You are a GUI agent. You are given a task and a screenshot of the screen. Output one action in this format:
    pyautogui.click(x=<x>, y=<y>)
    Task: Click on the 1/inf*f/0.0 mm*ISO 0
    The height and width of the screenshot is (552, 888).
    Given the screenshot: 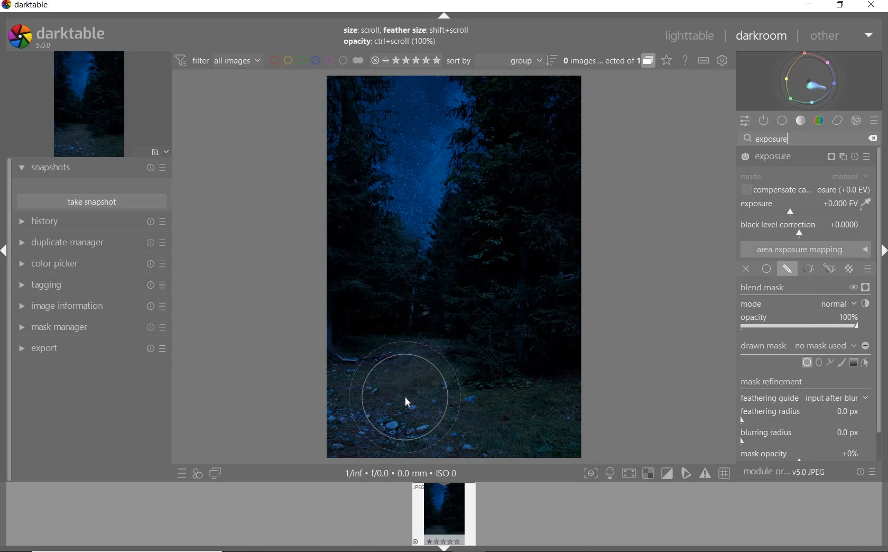 What is the action you would take?
    pyautogui.click(x=399, y=472)
    